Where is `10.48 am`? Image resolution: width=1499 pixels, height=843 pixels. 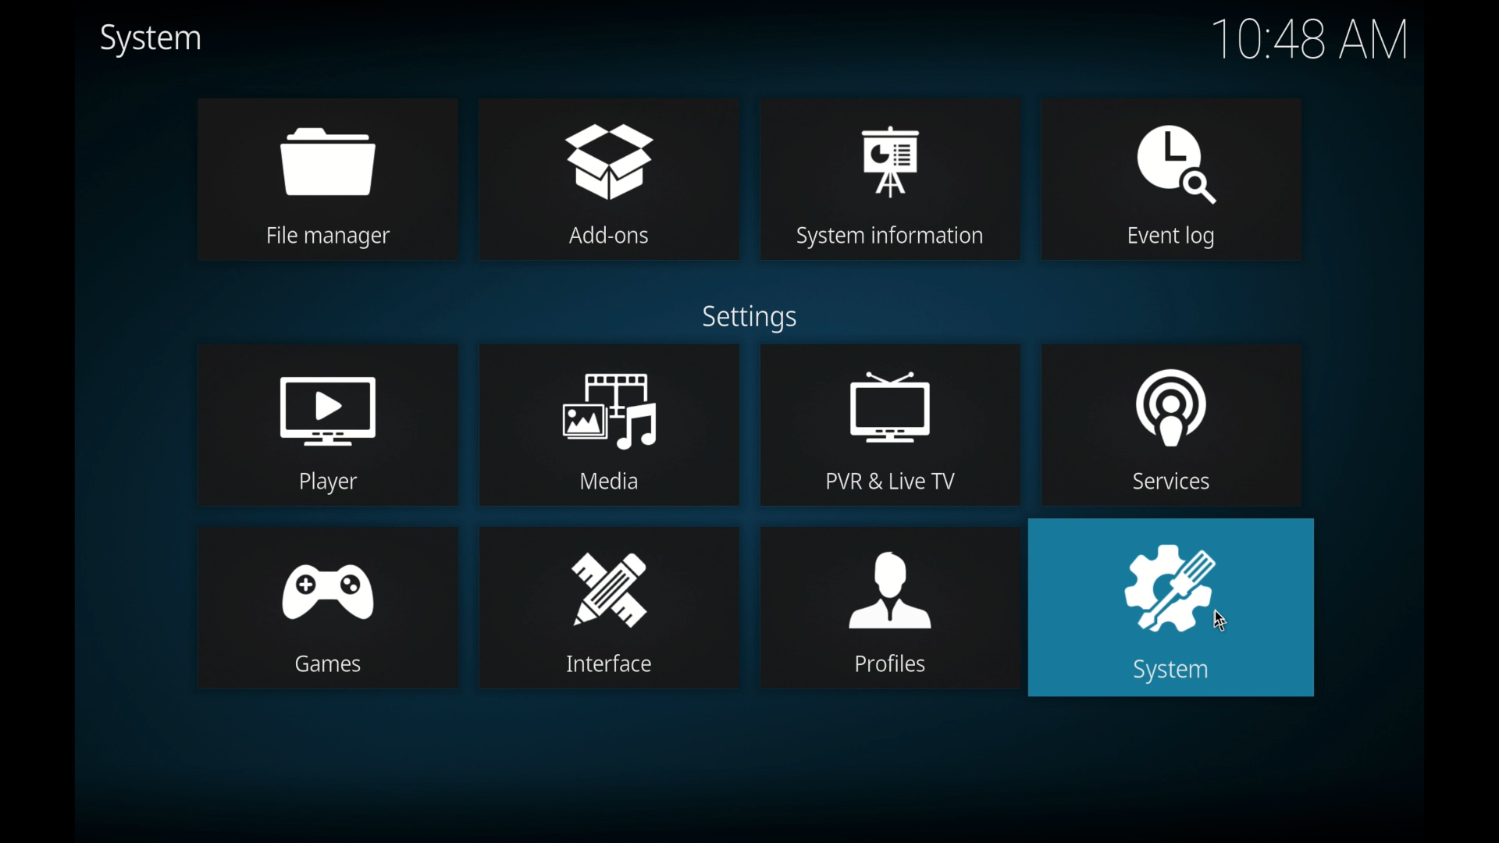
10.48 am is located at coordinates (1311, 38).